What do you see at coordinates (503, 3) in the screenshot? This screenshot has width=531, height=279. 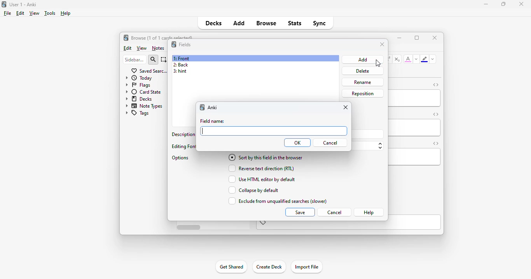 I see `maximize` at bounding box center [503, 3].